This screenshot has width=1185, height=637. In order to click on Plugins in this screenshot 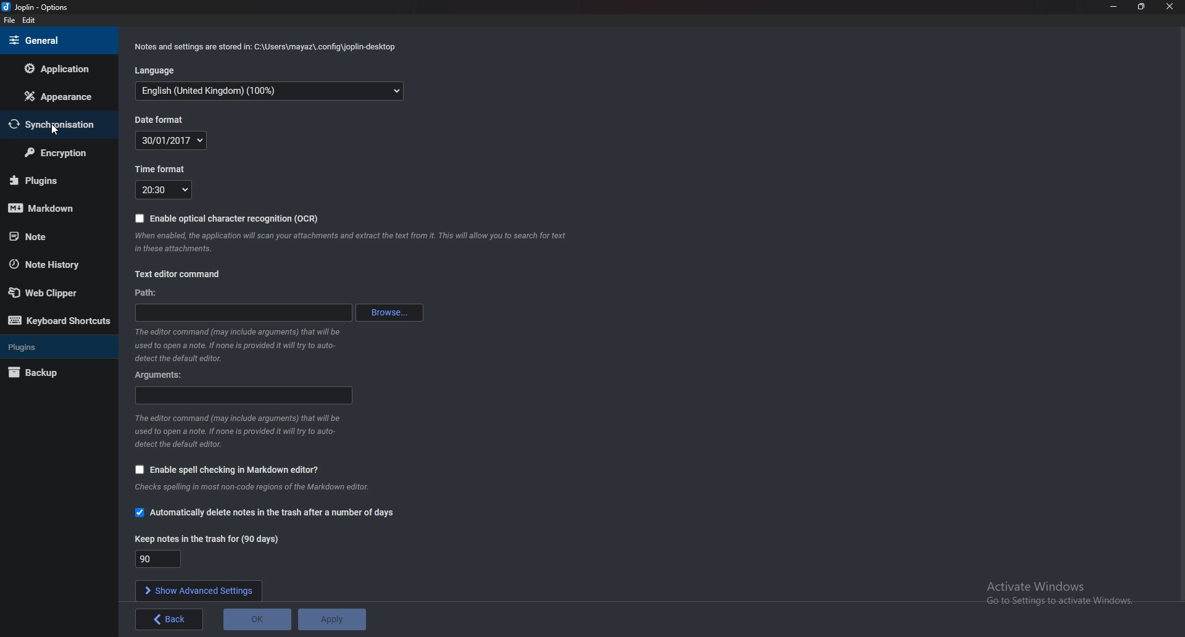, I will do `click(54, 181)`.